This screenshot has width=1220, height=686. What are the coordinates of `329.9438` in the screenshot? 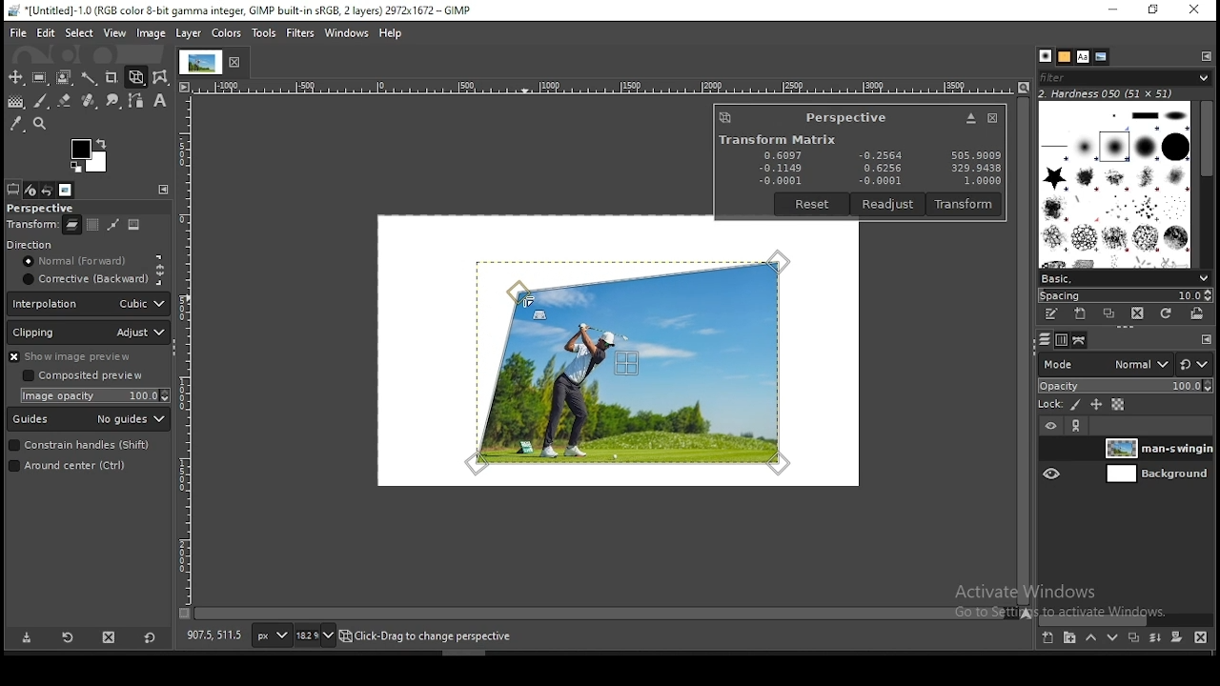 It's located at (977, 169).